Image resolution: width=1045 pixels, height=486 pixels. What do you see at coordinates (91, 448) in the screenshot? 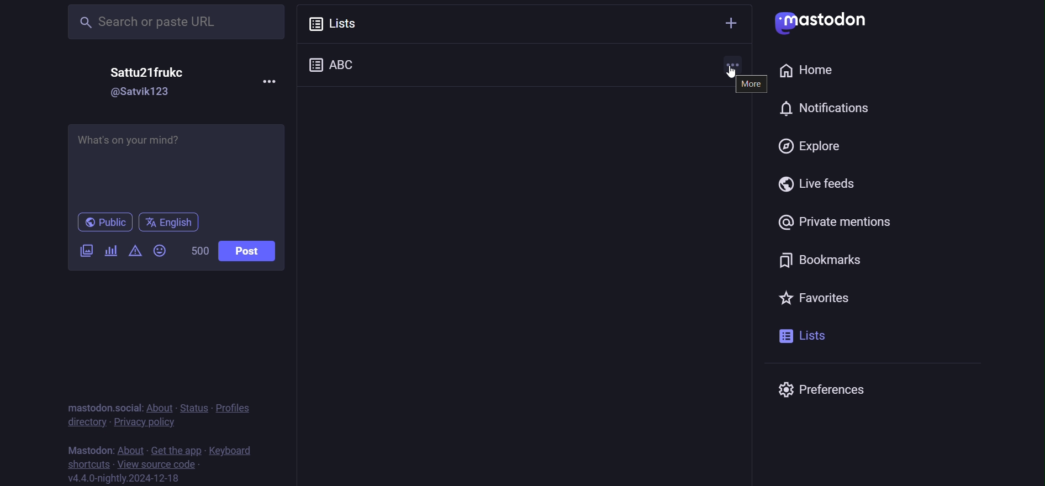
I see `mastodon` at bounding box center [91, 448].